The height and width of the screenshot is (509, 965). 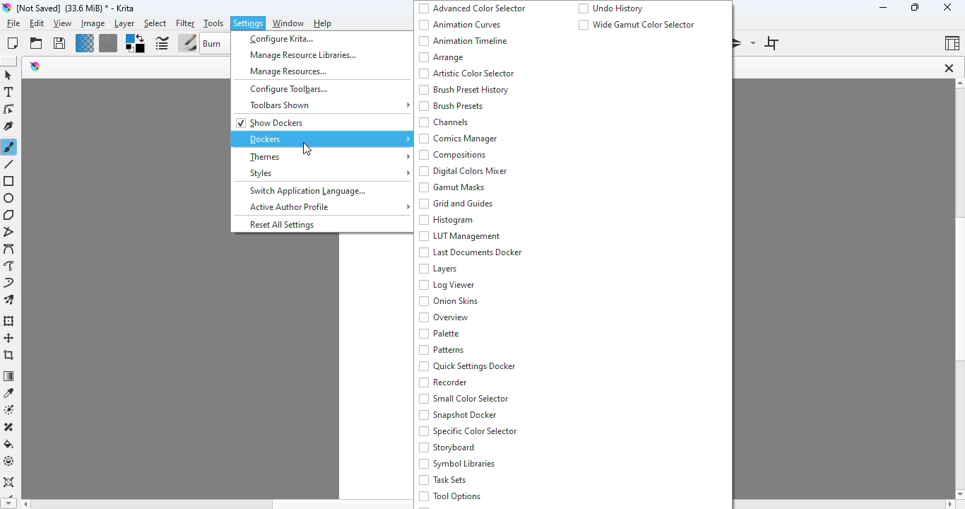 I want to click on sample a color from the image or current layer, so click(x=9, y=392).